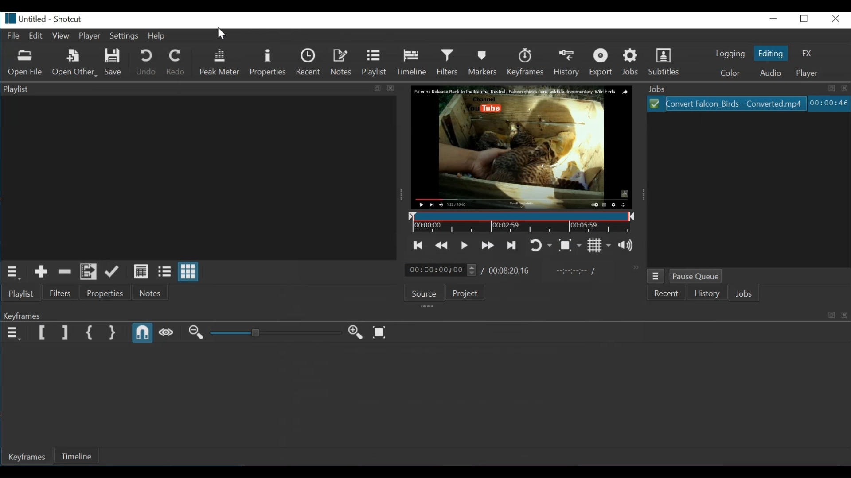 Image resolution: width=851 pixels, height=478 pixels. I want to click on Adjust Zoom Keyframe, so click(276, 333).